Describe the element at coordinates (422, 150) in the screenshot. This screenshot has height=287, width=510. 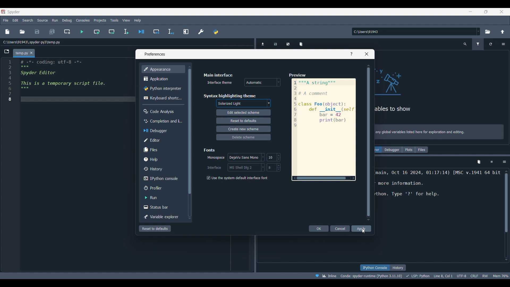
I see `Files` at that location.